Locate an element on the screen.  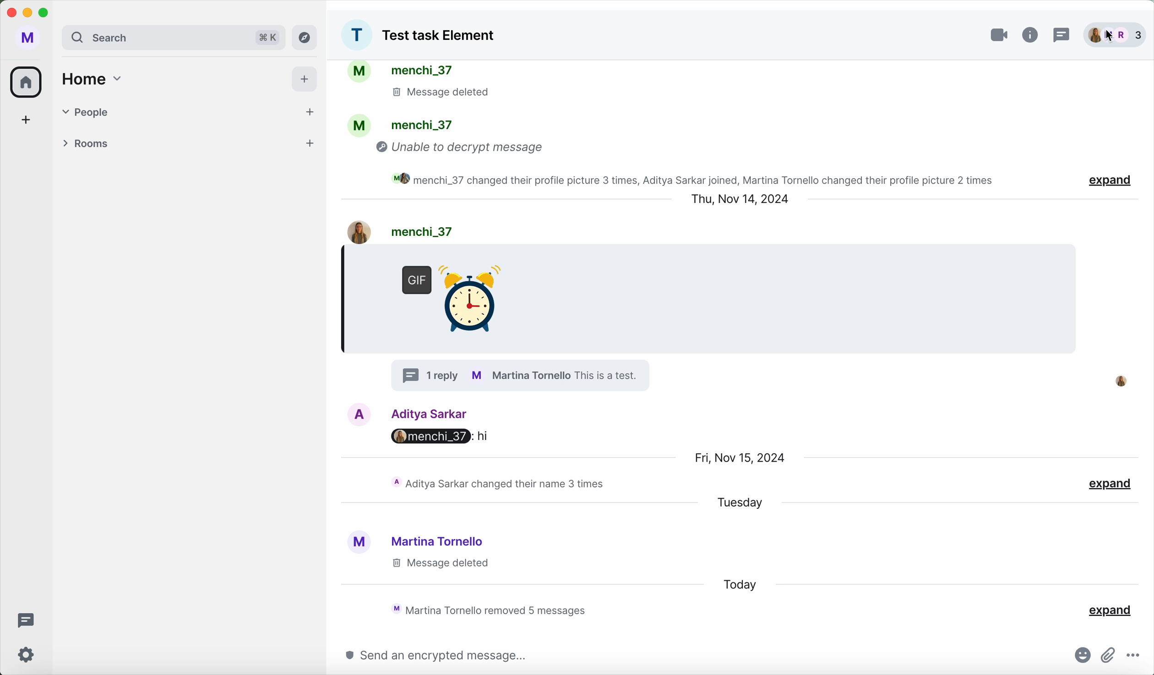
add is located at coordinates (304, 80).